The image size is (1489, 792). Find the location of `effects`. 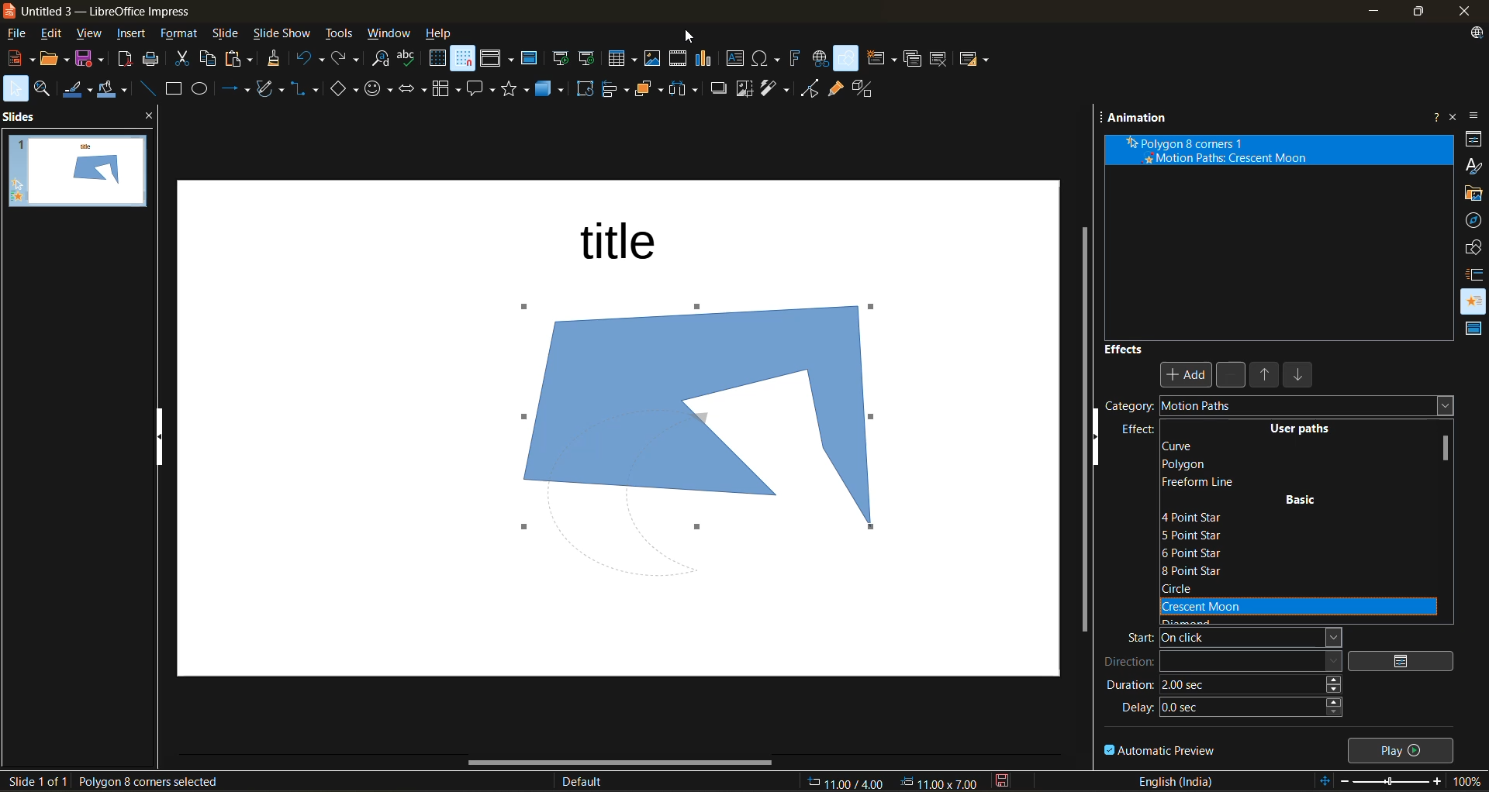

effects is located at coordinates (1131, 349).